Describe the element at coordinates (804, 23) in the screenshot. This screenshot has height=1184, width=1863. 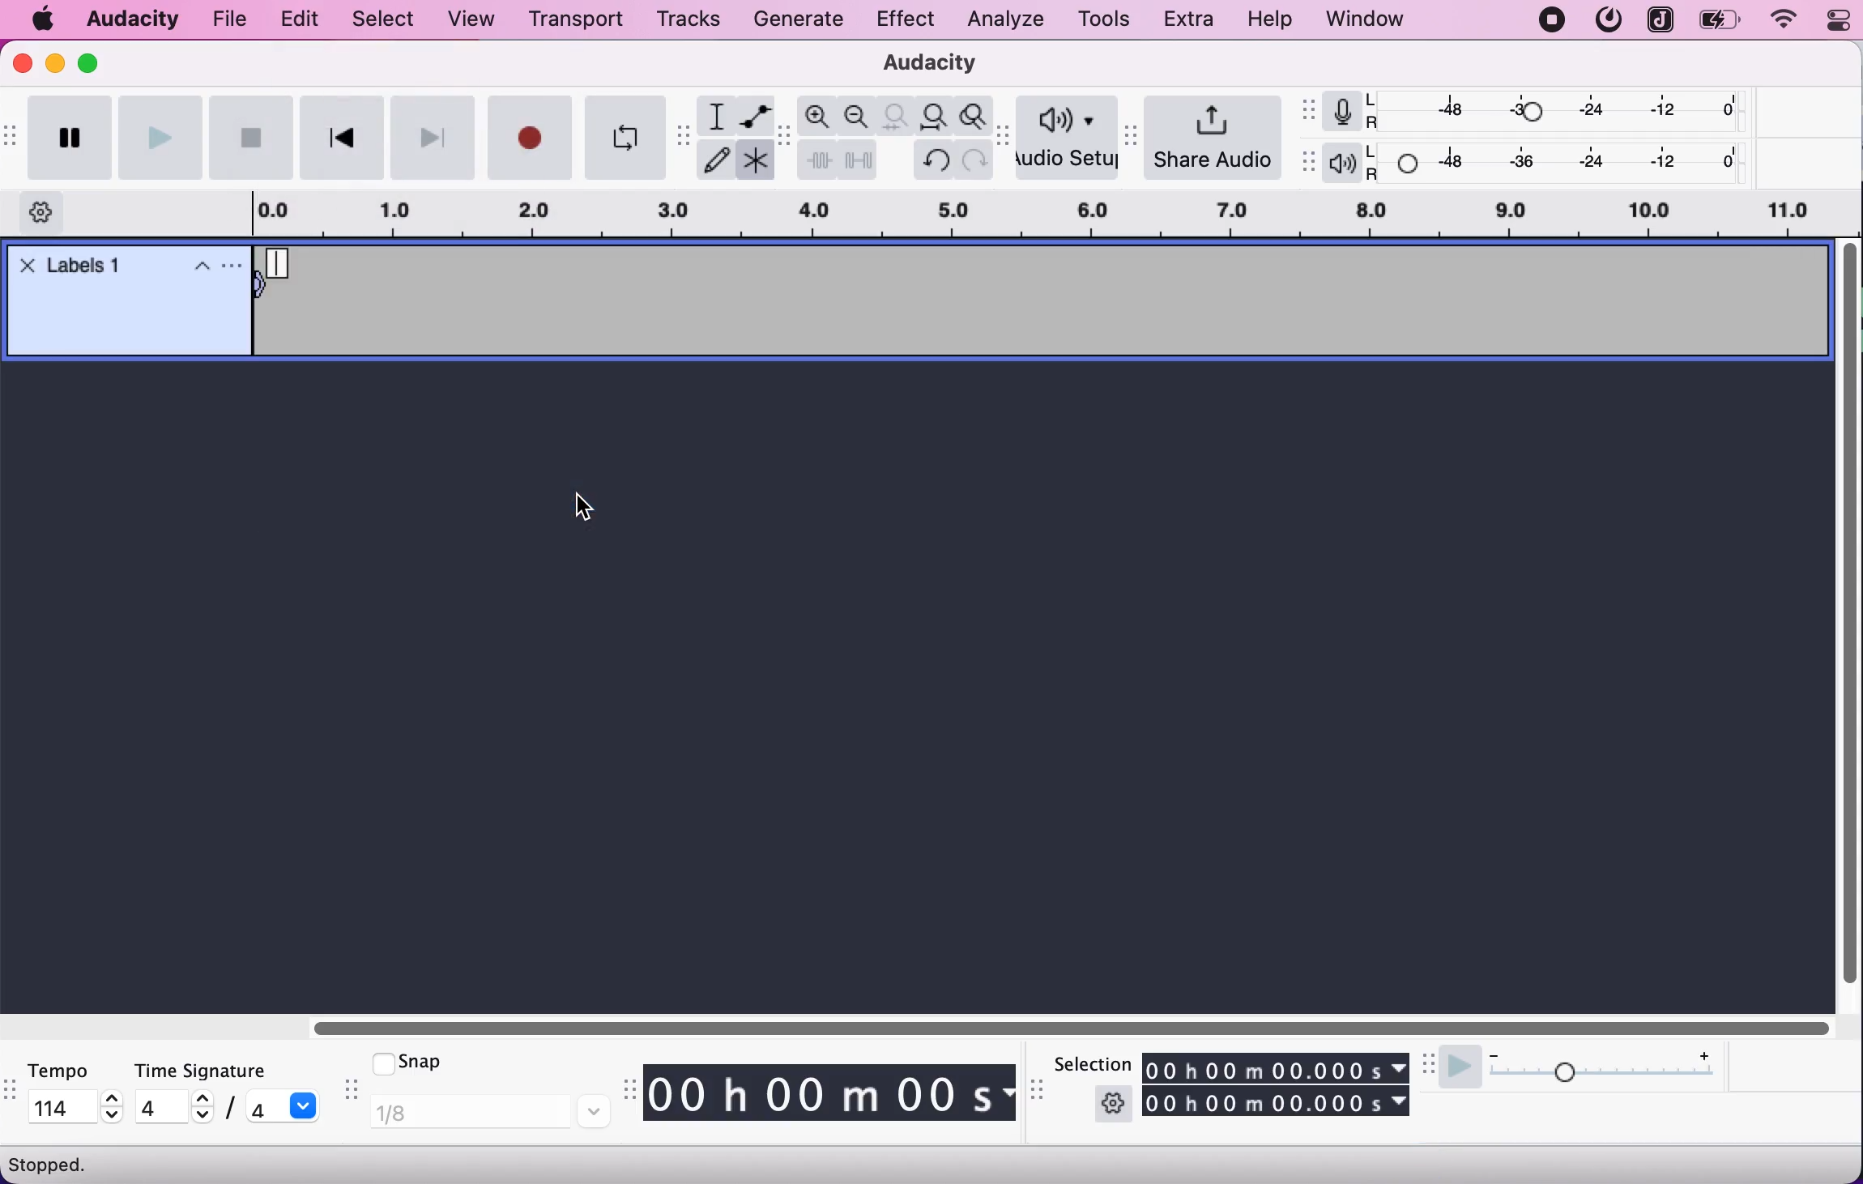
I see `generate` at that location.